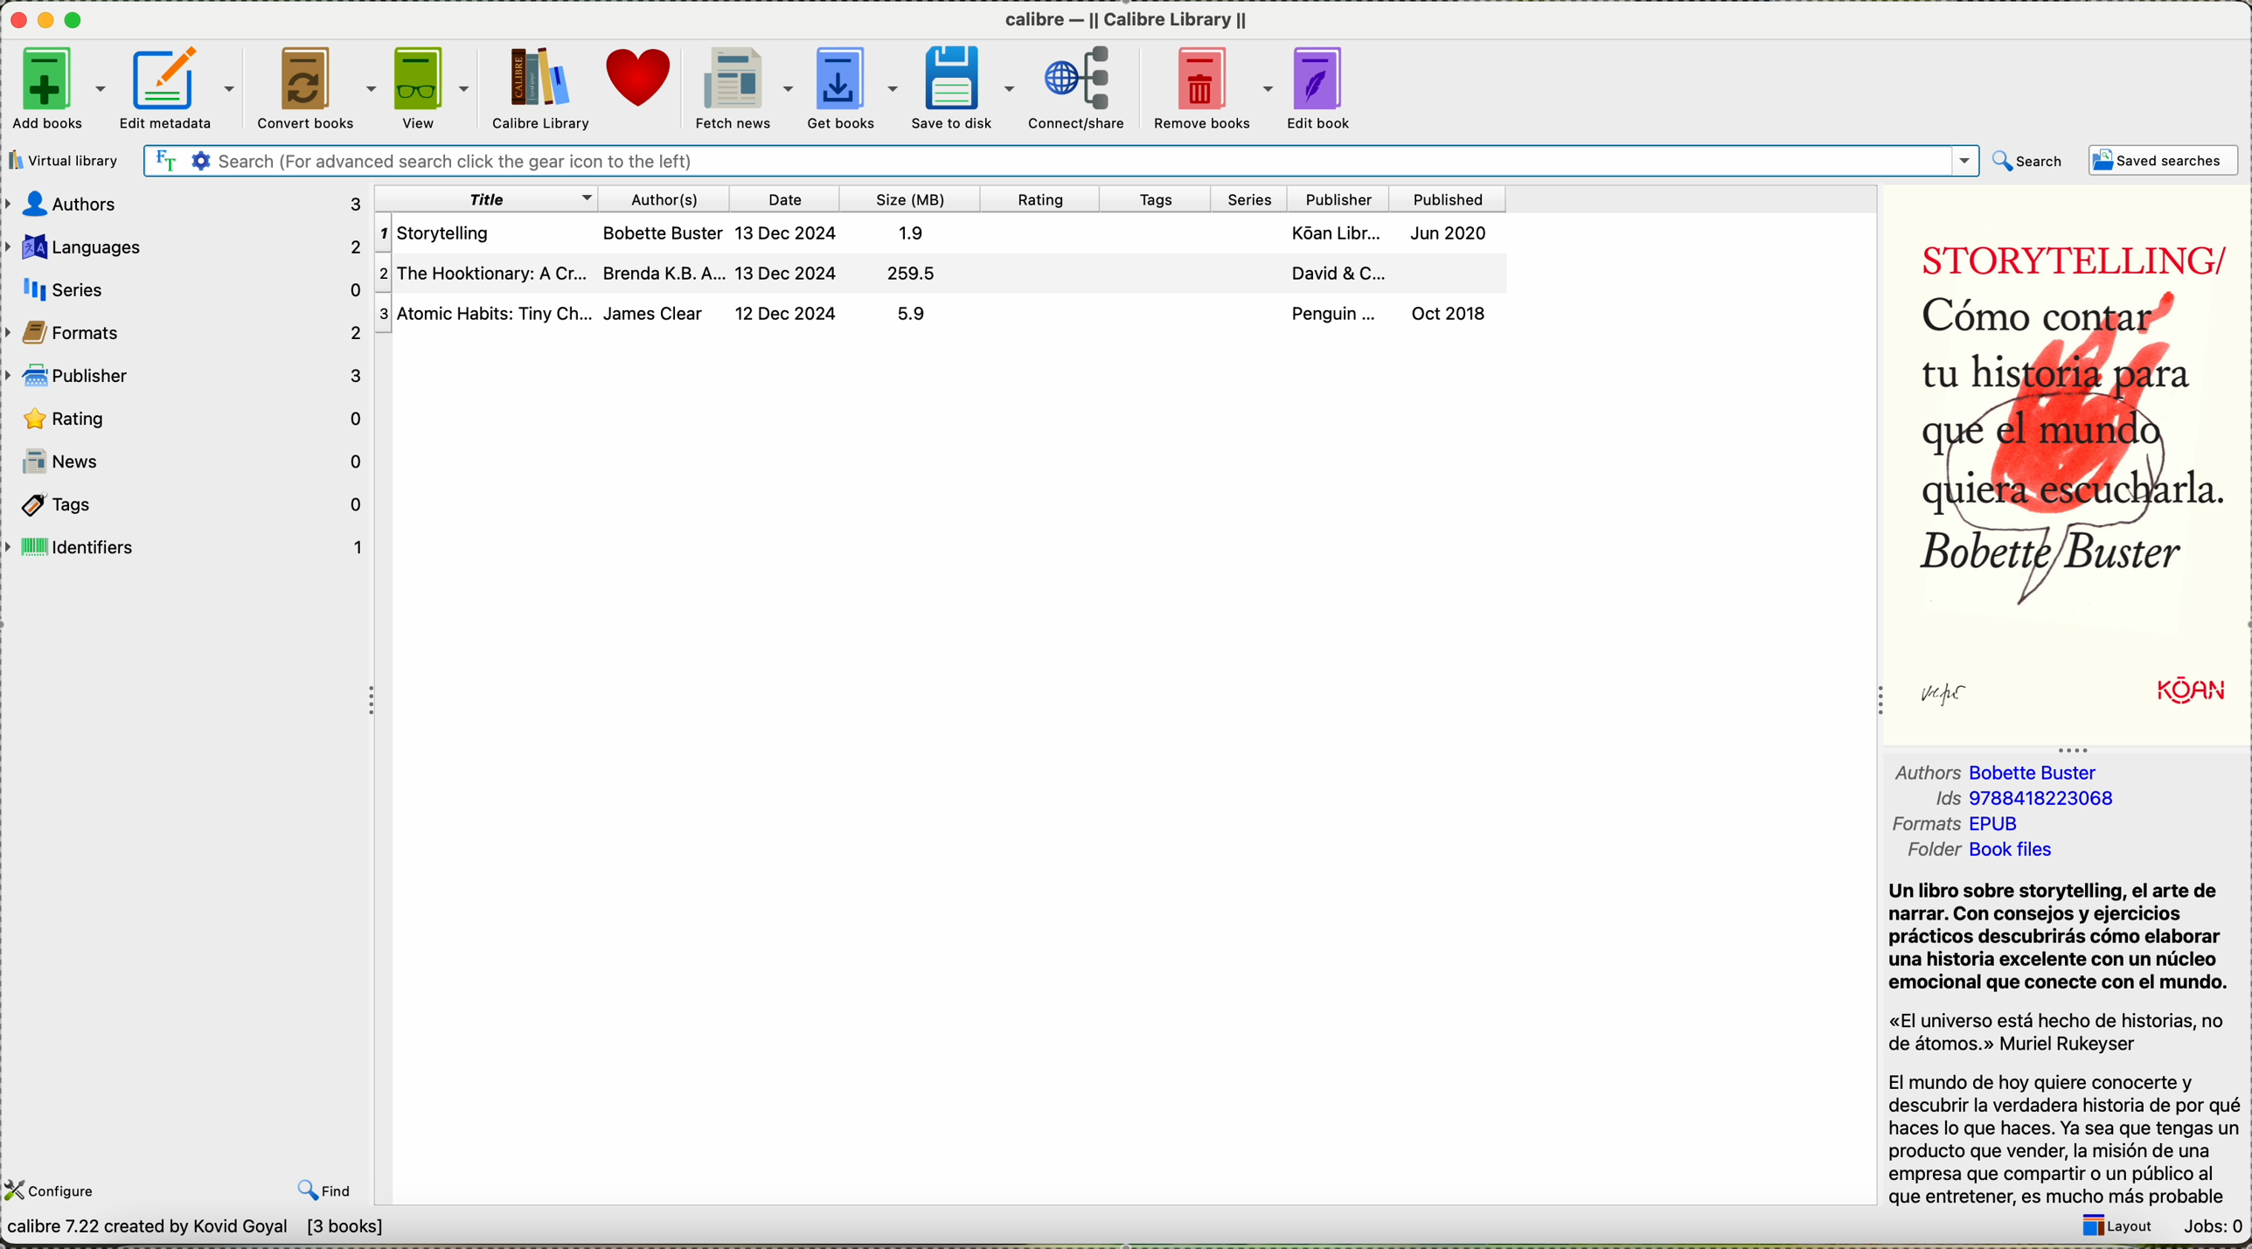  I want to click on Koan Libr, so click(1331, 232).